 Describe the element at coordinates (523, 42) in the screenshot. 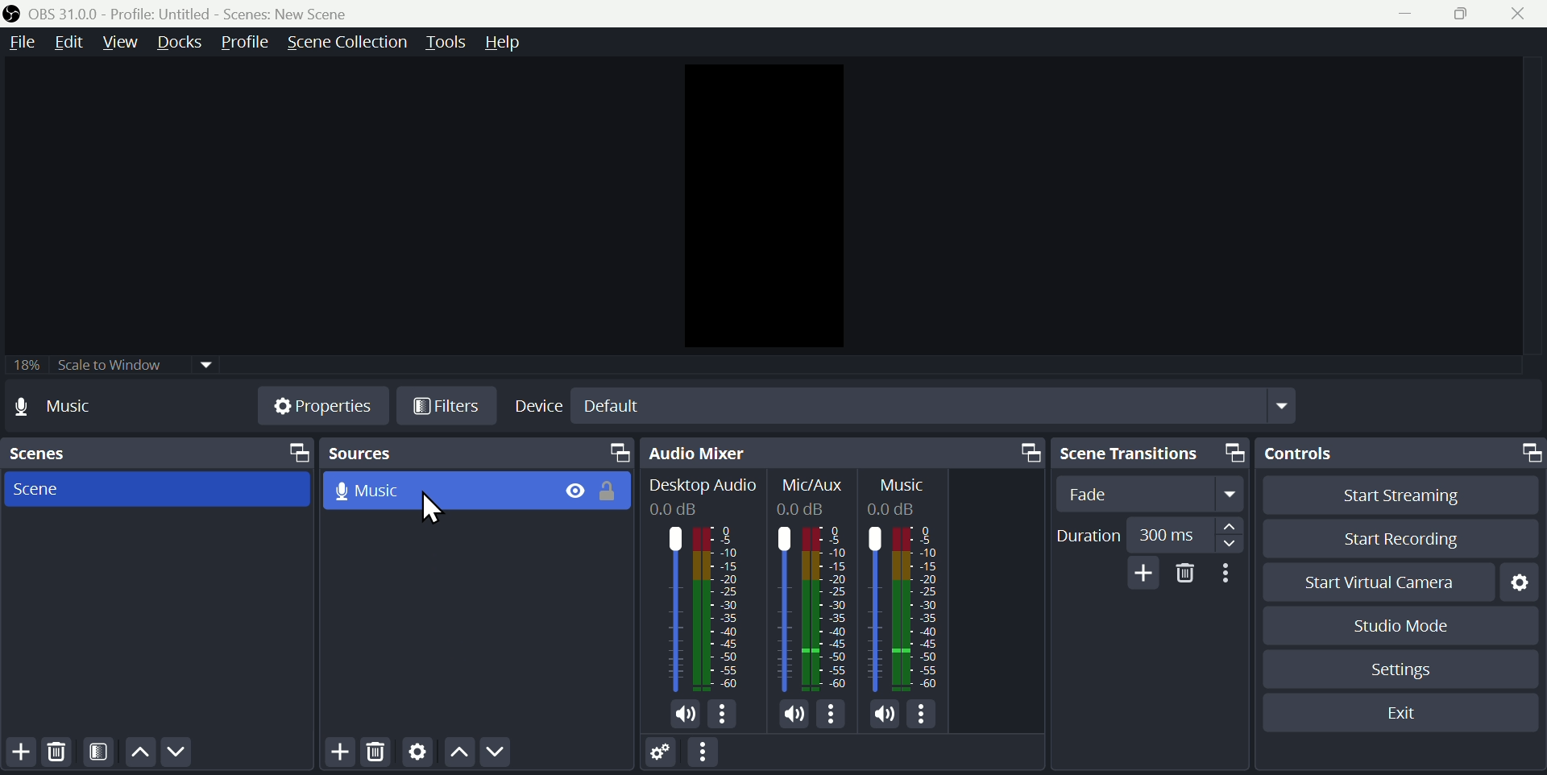

I see `help` at that location.